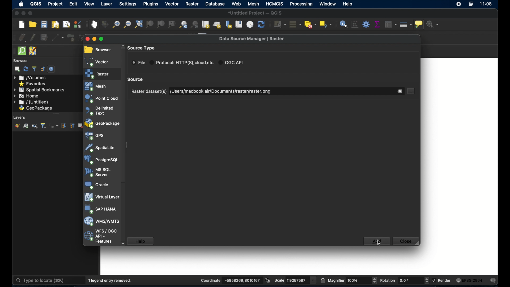 This screenshot has width=510, height=287. I want to click on collapse all, so click(42, 69).